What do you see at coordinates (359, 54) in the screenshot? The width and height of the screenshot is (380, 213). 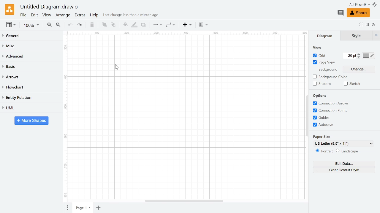 I see `Increase grid pt` at bounding box center [359, 54].